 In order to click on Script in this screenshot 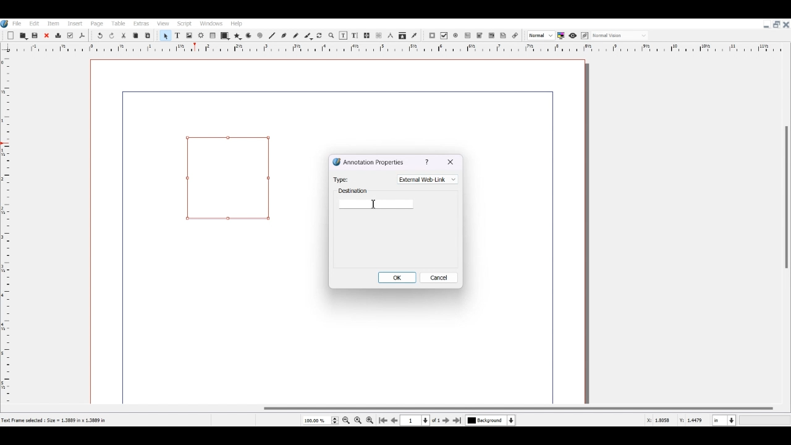, I will do `click(185, 23)`.